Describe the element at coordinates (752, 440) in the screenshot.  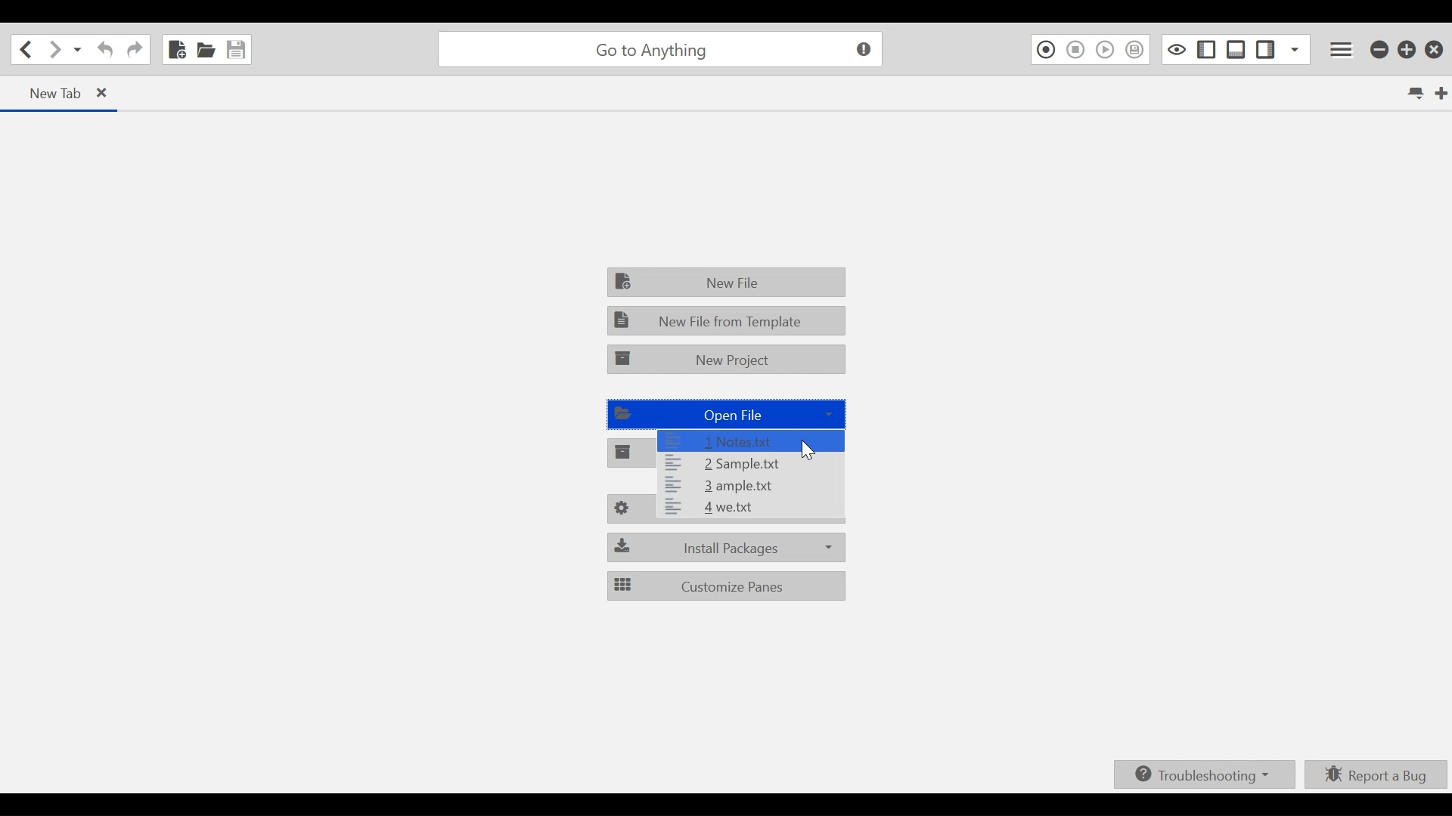
I see `1 Notes.txt` at that location.